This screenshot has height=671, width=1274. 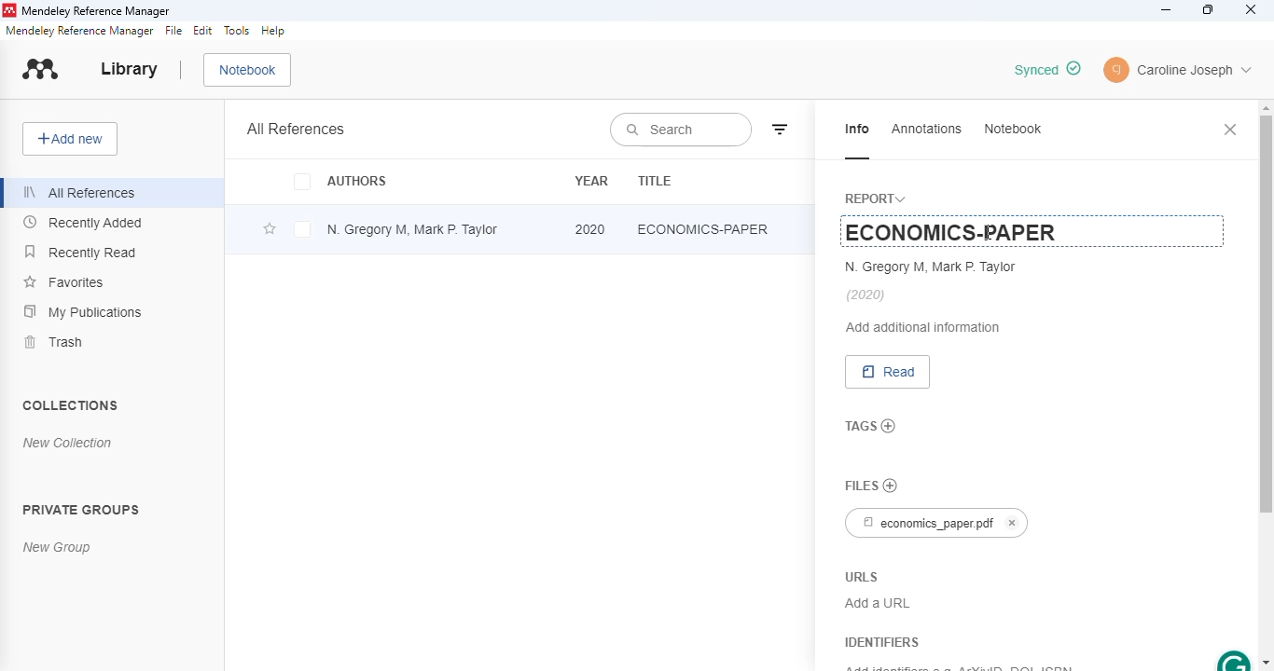 I want to click on edit is synced & saved, so click(x=1048, y=70).